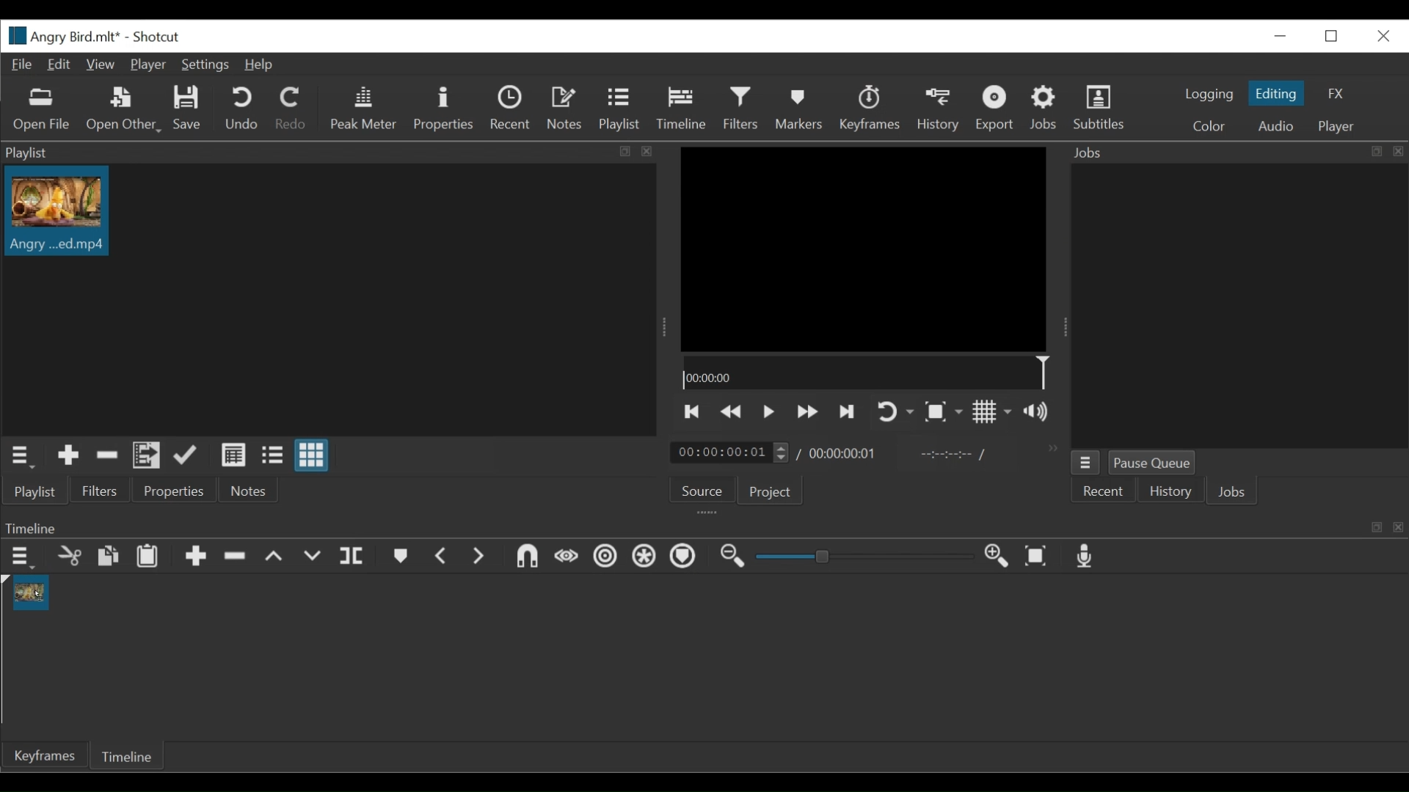  I want to click on logging, so click(1210, 95).